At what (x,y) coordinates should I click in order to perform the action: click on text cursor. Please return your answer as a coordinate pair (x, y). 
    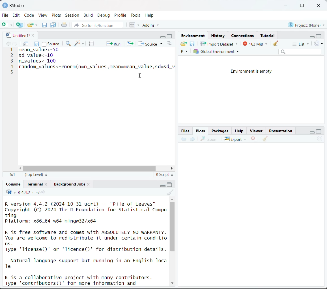
    Looking at the image, I should click on (20, 74).